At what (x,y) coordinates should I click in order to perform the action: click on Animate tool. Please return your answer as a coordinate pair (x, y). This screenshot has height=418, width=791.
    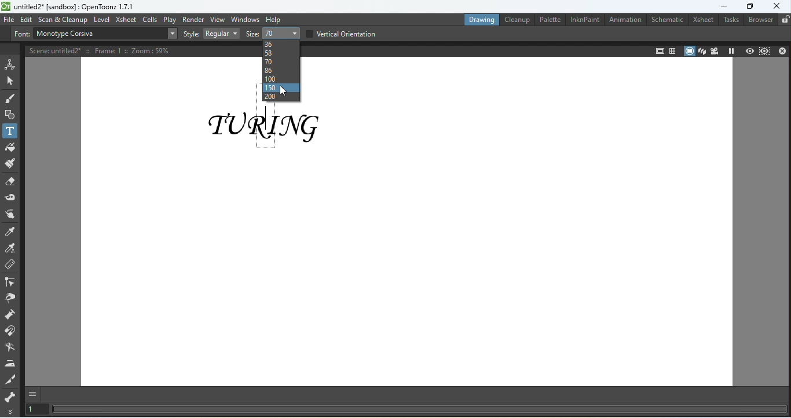
    Looking at the image, I should click on (10, 63).